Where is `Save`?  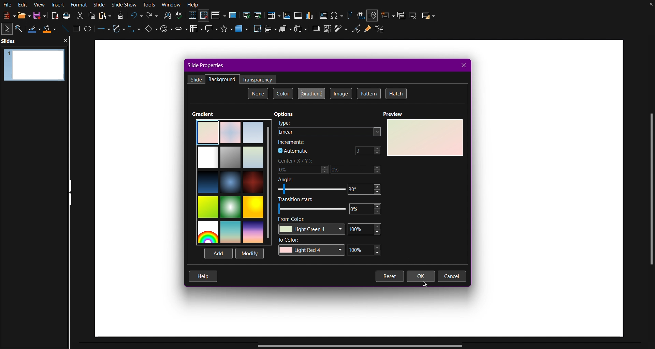
Save is located at coordinates (38, 16).